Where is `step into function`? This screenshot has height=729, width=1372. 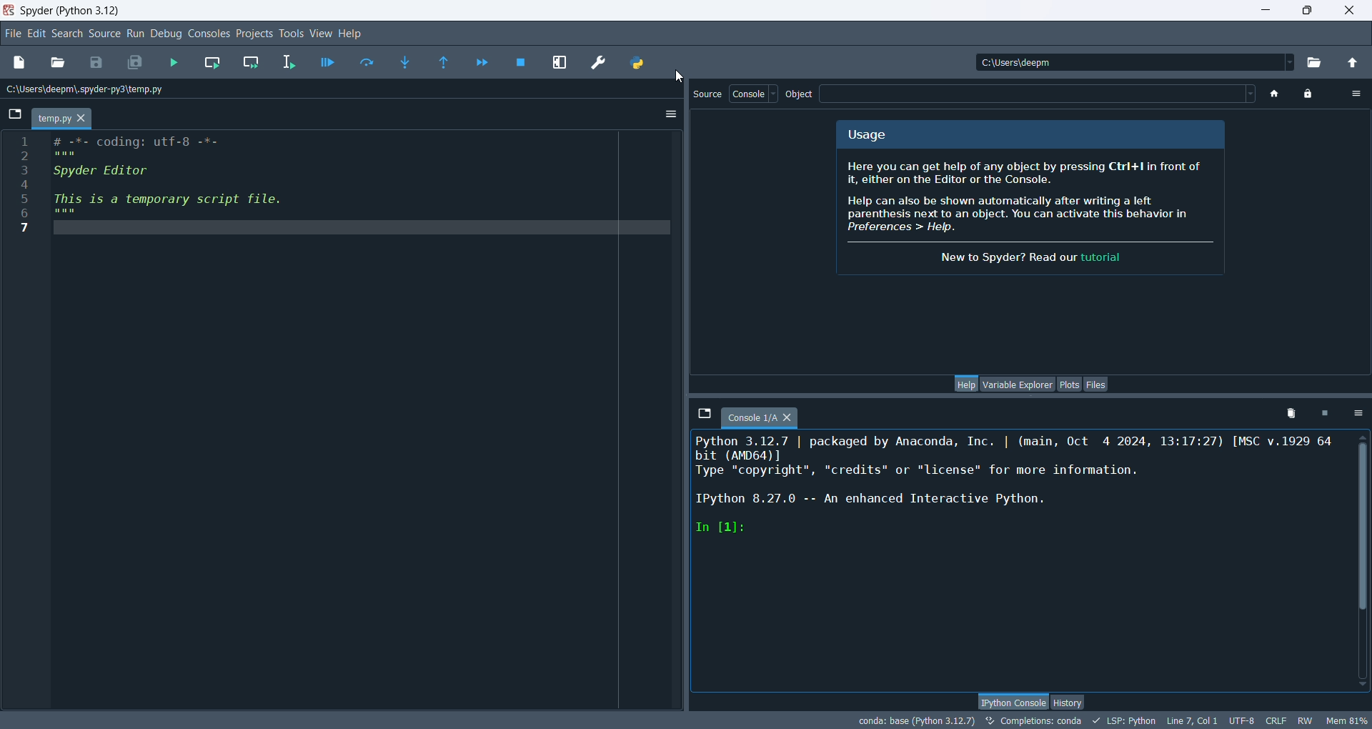 step into function is located at coordinates (404, 62).